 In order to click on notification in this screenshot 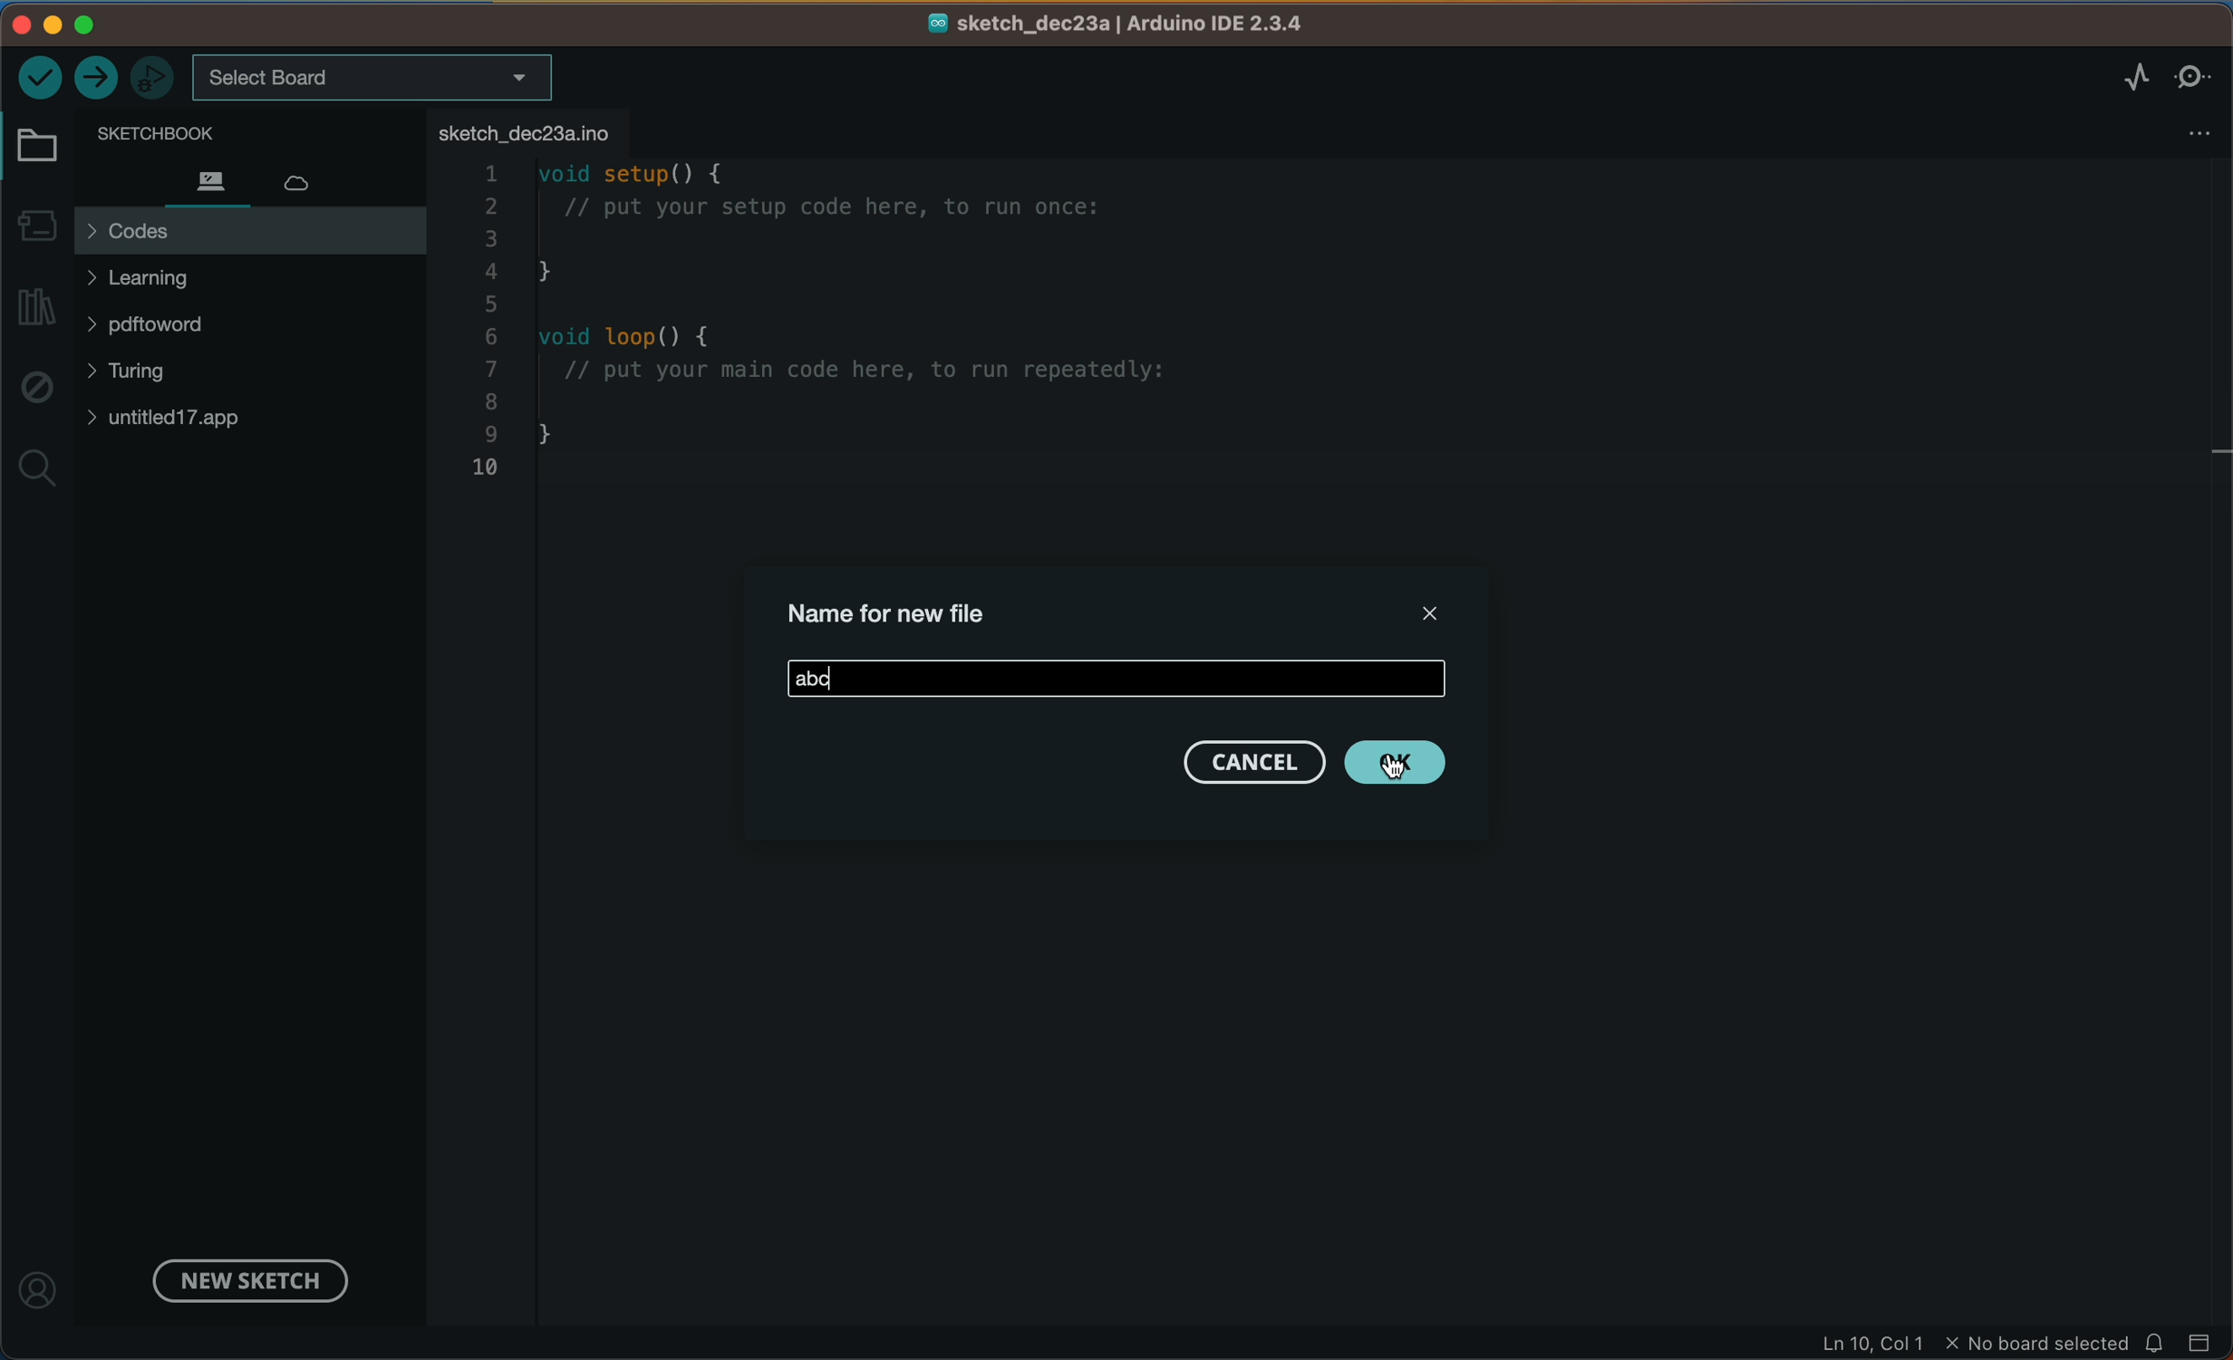, I will do `click(2157, 1342)`.